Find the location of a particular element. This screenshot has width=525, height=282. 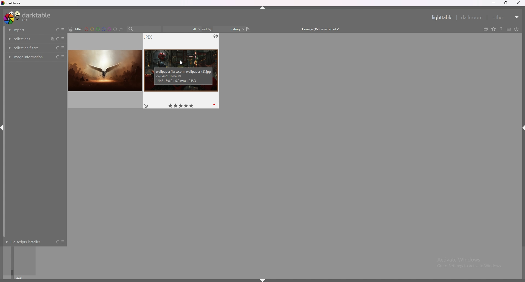

collection filters is located at coordinates (27, 48).